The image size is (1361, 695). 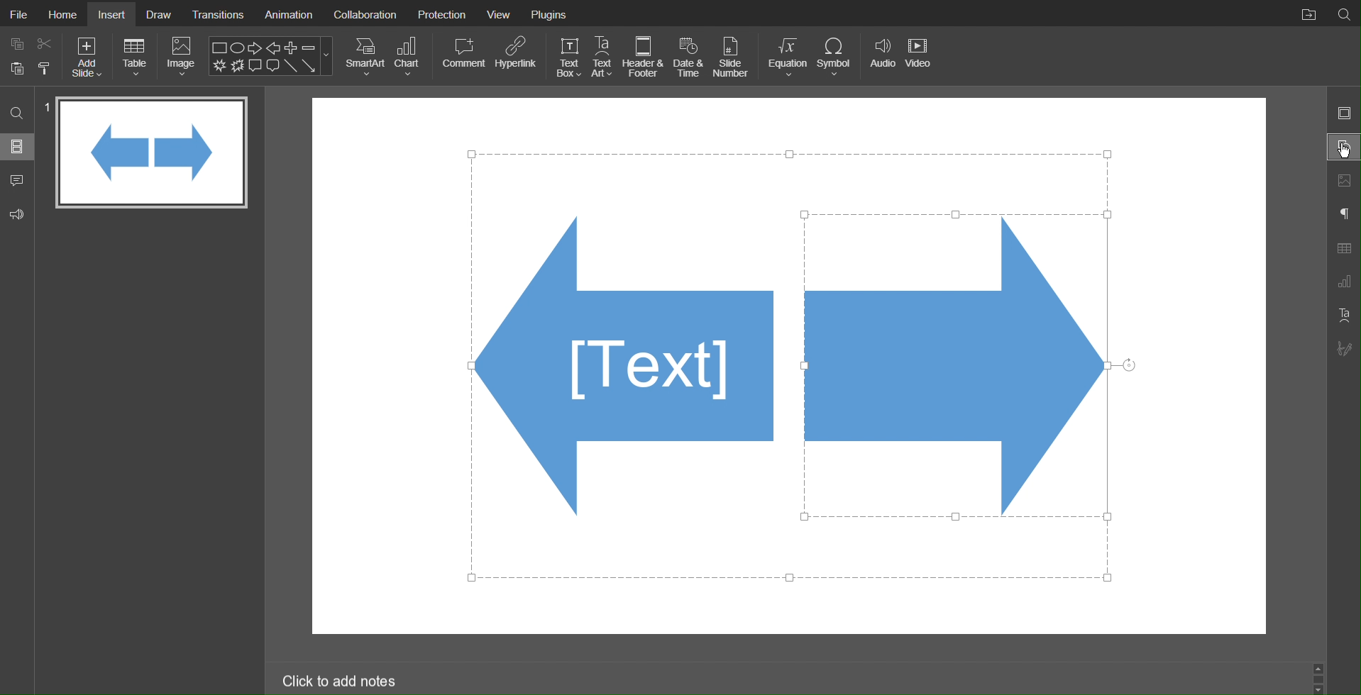 I want to click on Shape Settings, so click(x=1343, y=147).